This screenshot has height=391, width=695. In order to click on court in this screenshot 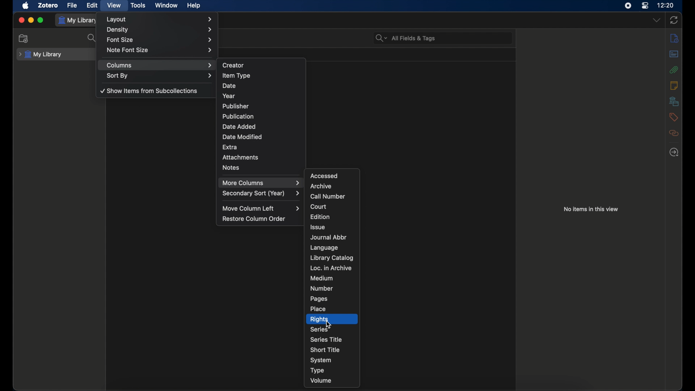, I will do `click(319, 207)`.